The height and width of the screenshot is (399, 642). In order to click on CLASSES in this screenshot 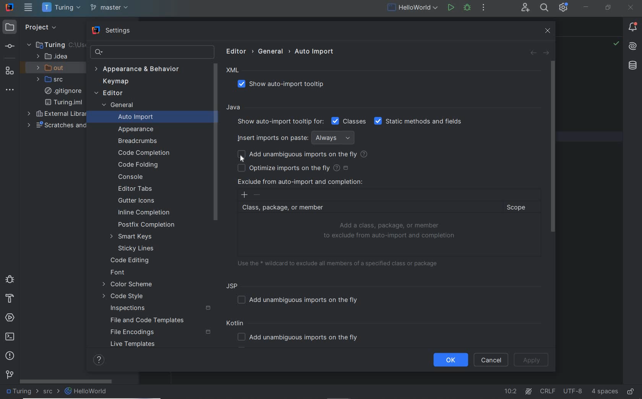, I will do `click(349, 121)`.